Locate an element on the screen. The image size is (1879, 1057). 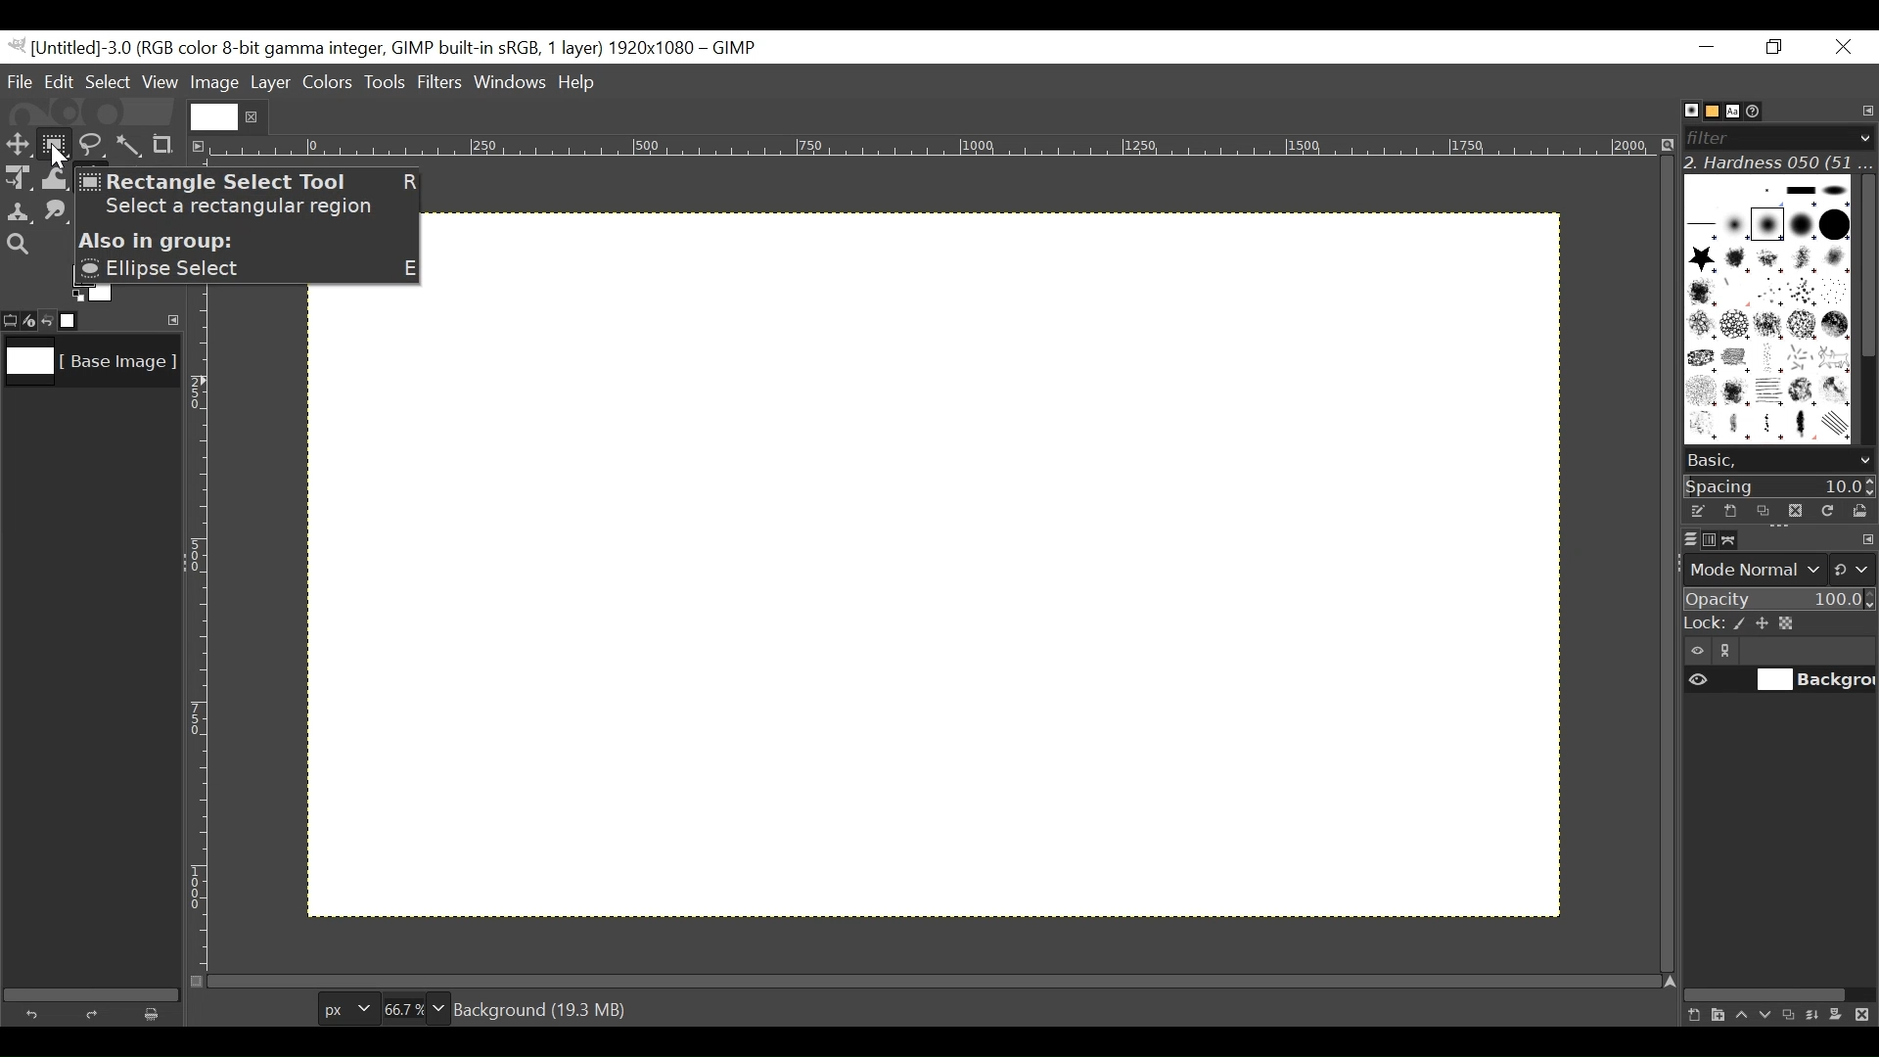
Opacity is located at coordinates (1777, 600).